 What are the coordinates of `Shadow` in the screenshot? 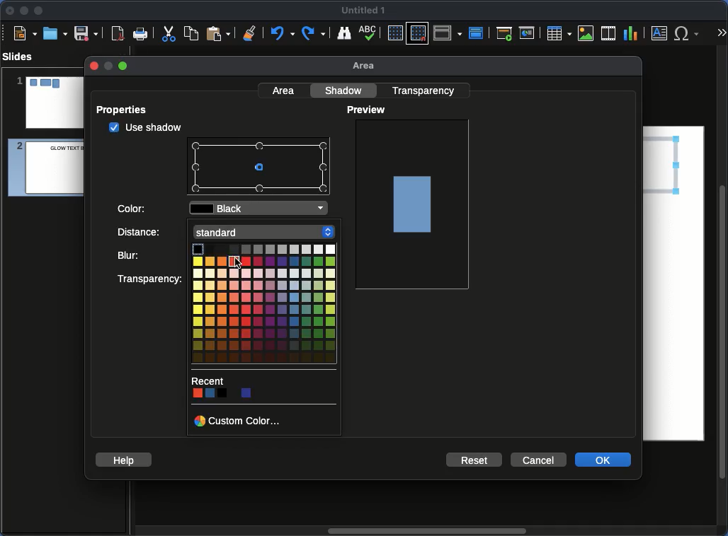 It's located at (346, 90).